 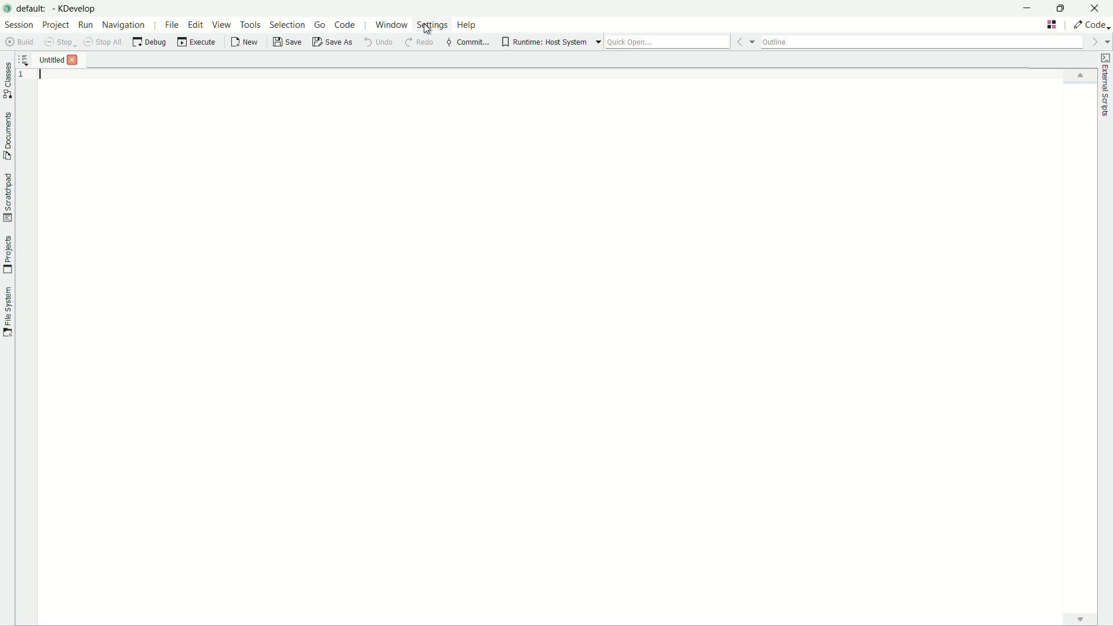 I want to click on toggle classes, so click(x=8, y=81).